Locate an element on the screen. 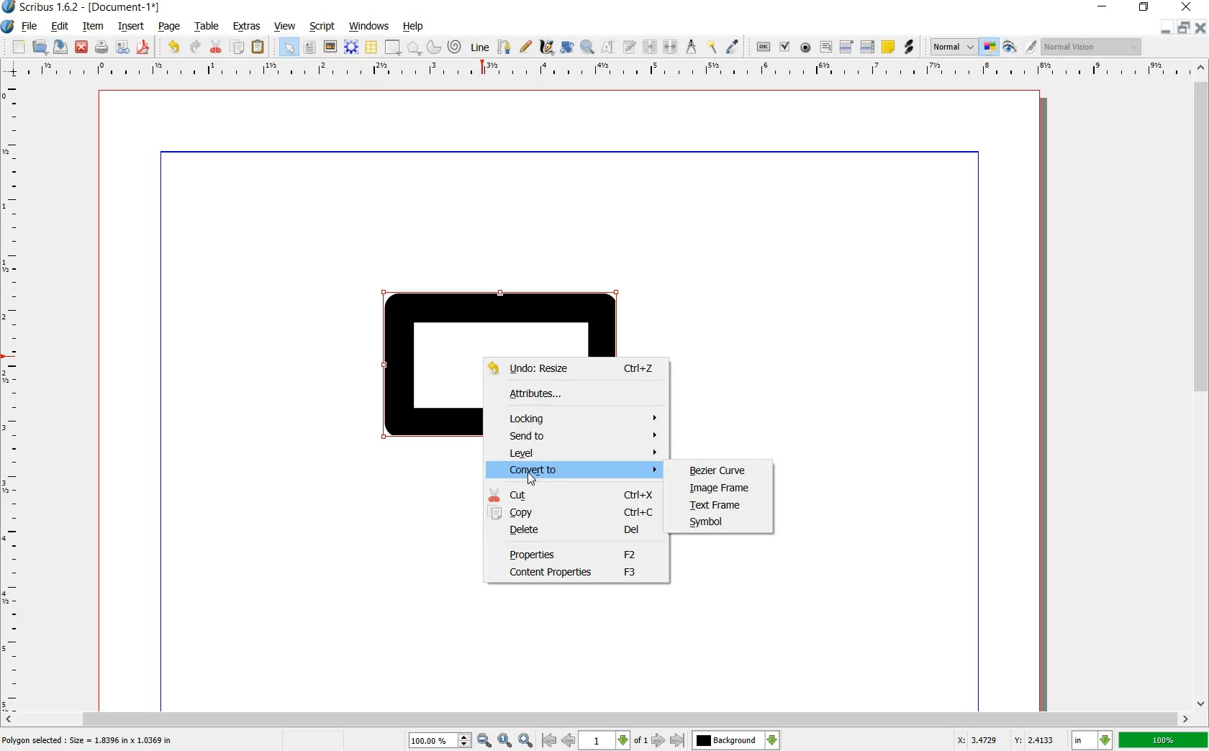  LEVEL is located at coordinates (583, 454).